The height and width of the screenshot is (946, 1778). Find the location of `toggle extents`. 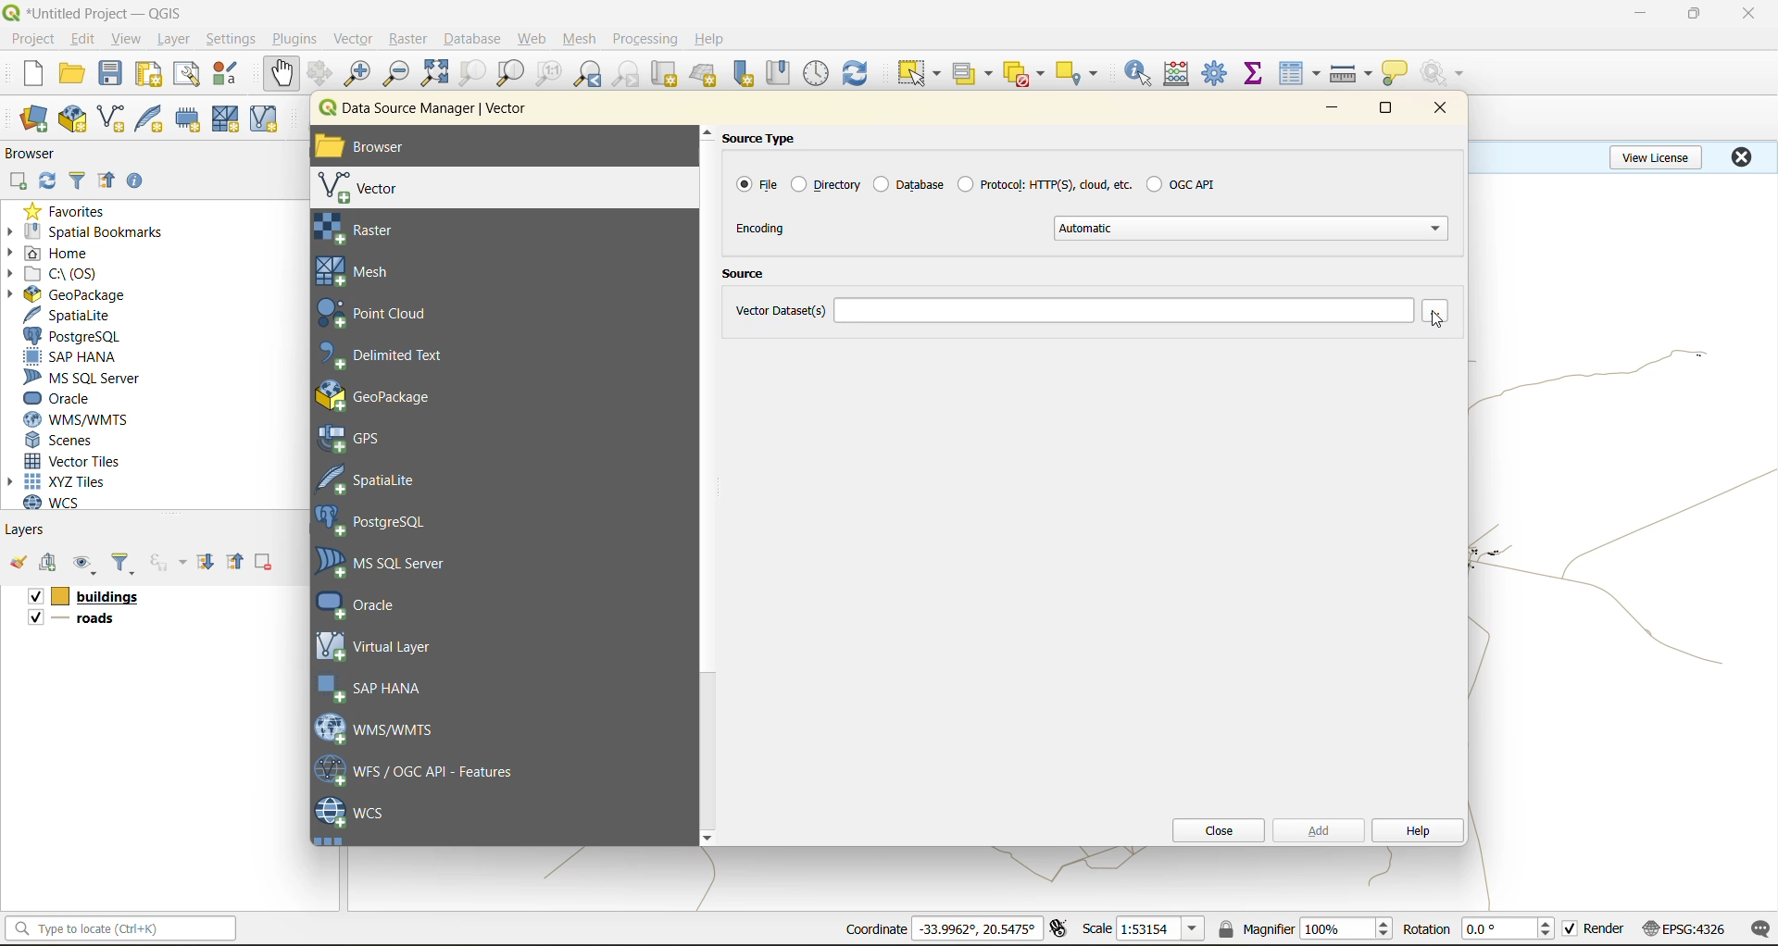

toggle extents is located at coordinates (1060, 927).